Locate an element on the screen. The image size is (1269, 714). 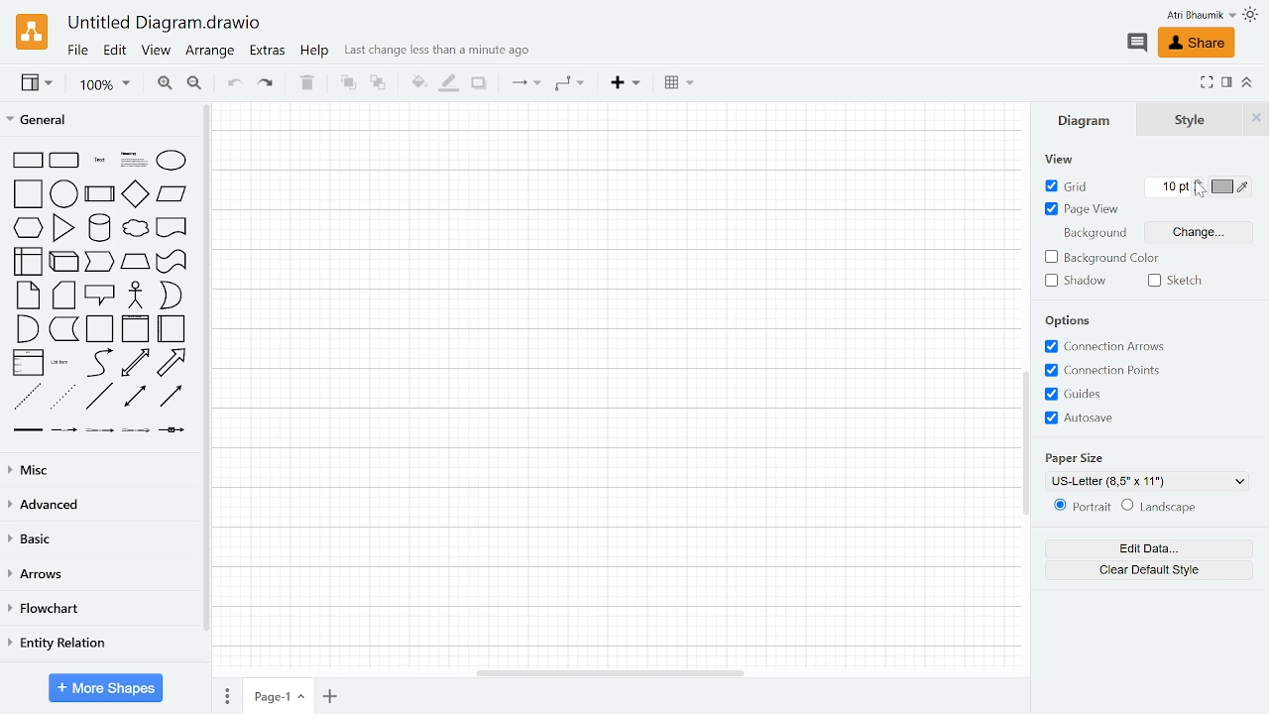
Misc is located at coordinates (101, 469).